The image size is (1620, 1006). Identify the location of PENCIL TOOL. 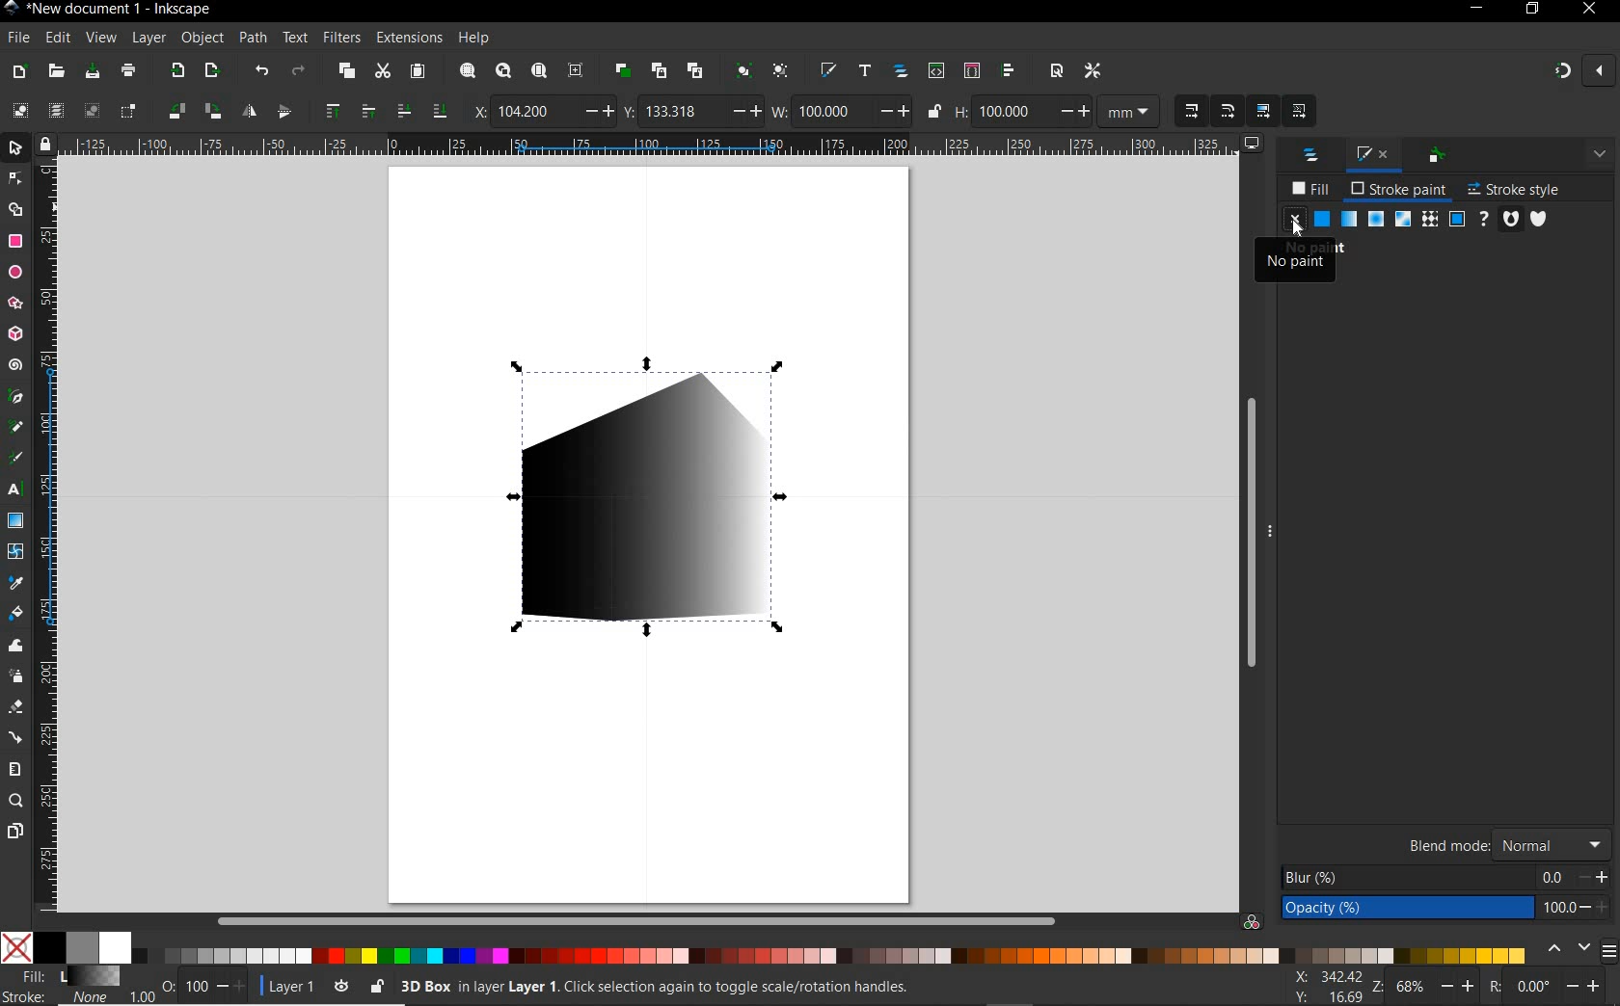
(16, 429).